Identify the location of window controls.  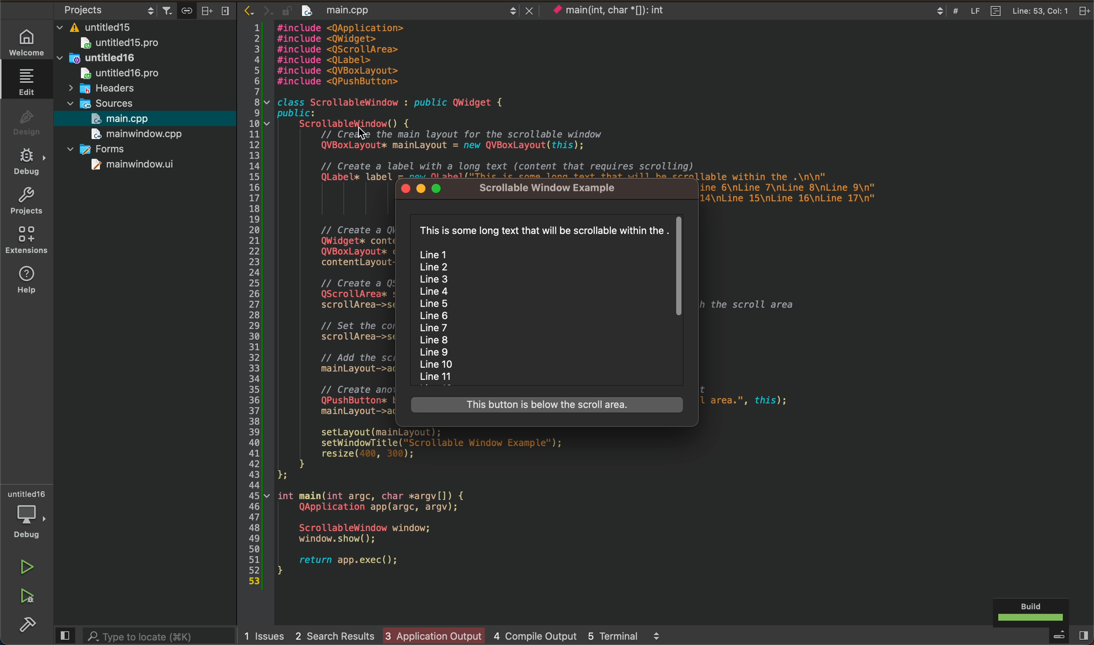
(425, 190).